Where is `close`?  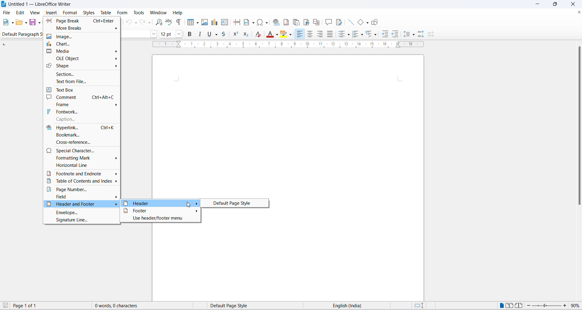
close is located at coordinates (578, 11).